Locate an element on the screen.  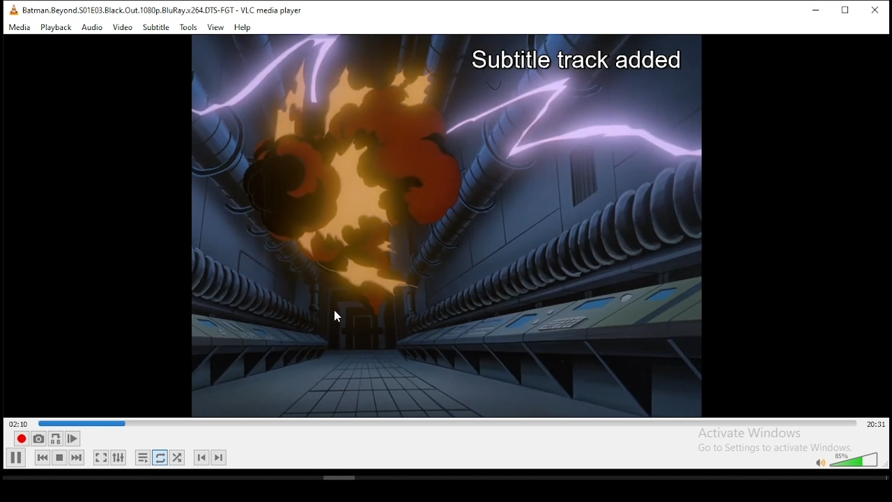
Subtitle track added is located at coordinates (580, 59).